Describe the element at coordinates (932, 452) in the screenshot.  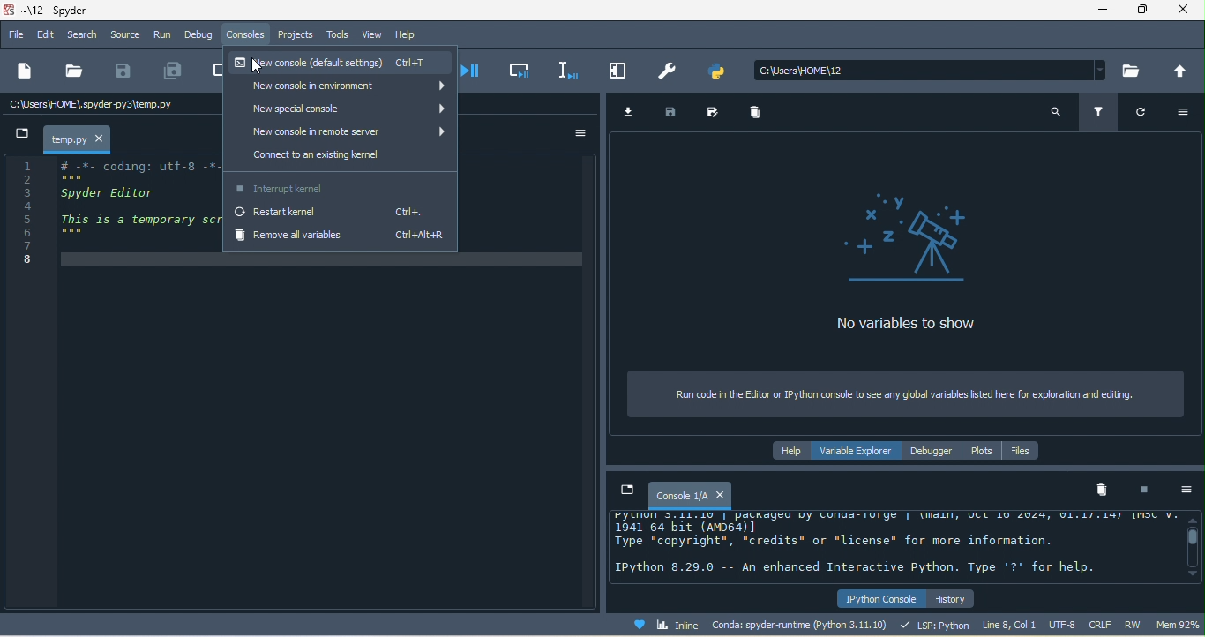
I see `debugger` at that location.